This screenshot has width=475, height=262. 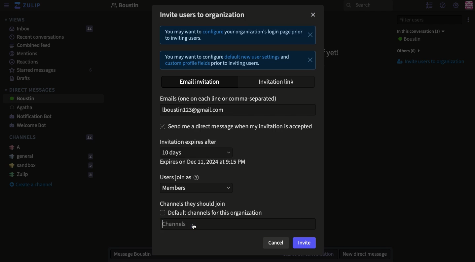 I want to click on cursor, so click(x=196, y=226).